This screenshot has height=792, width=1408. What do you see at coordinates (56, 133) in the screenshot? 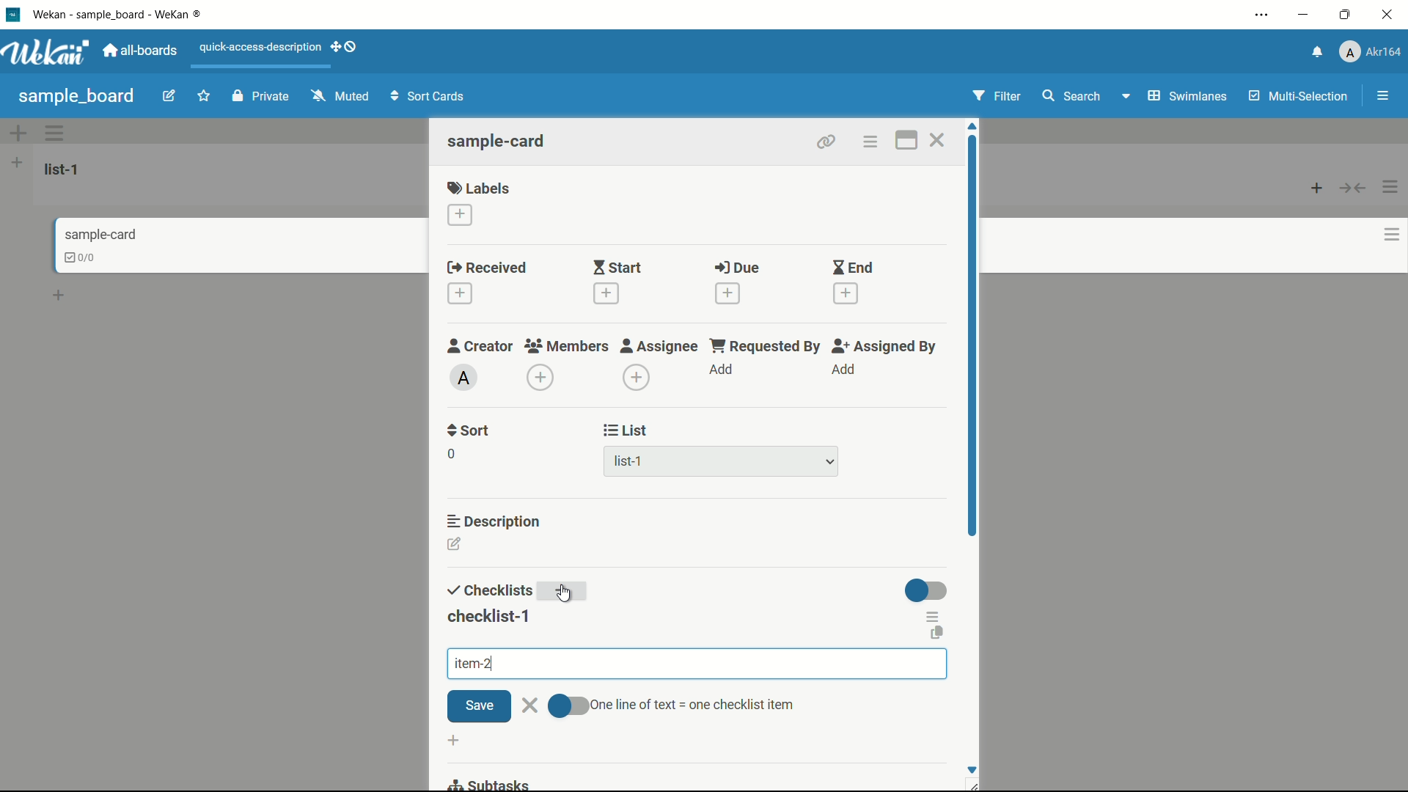
I see `swimlane actions` at bounding box center [56, 133].